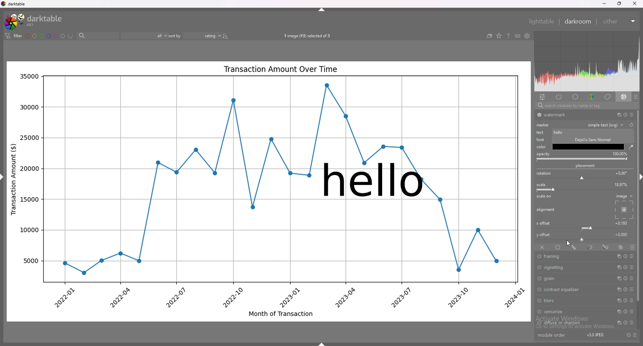  Describe the element at coordinates (624, 97) in the screenshot. I see `effect` at that location.